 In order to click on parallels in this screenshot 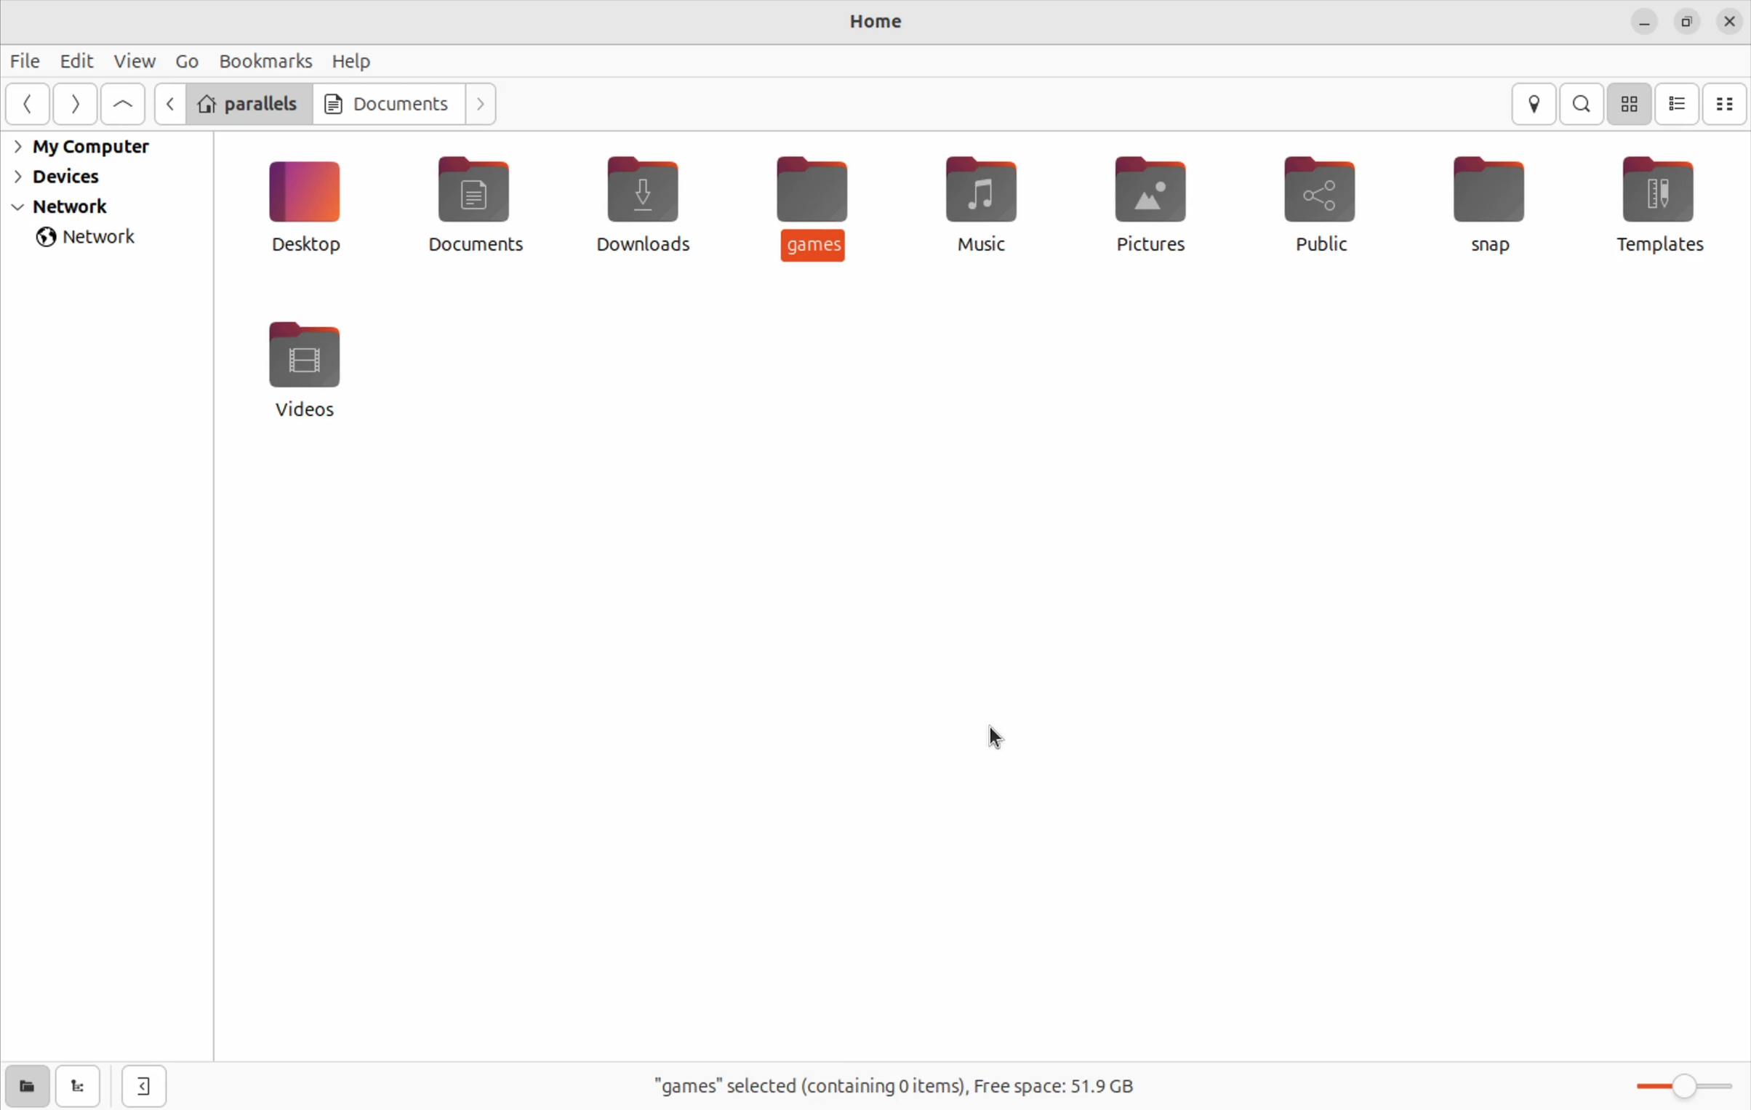, I will do `click(251, 105)`.